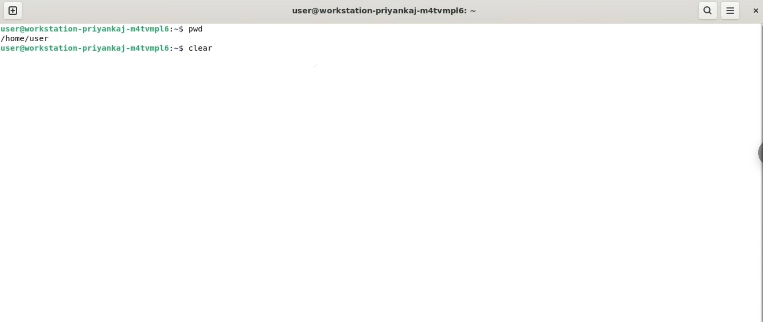  What do you see at coordinates (384, 11) in the screenshot?
I see `user@workstation-priyankaj-m4tvmplé: ~` at bounding box center [384, 11].